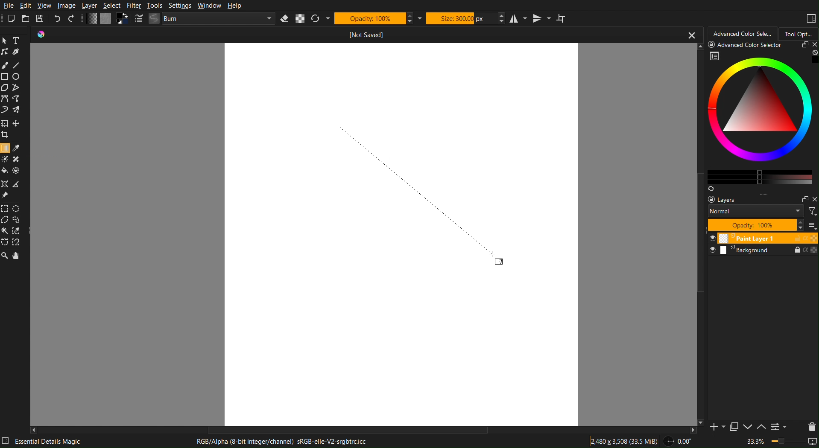 This screenshot has height=448, width=819. Describe the element at coordinates (541, 17) in the screenshot. I see `Vertical Mirror` at that location.